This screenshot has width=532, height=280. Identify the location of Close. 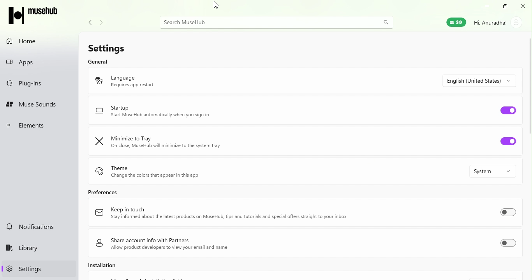
(523, 6).